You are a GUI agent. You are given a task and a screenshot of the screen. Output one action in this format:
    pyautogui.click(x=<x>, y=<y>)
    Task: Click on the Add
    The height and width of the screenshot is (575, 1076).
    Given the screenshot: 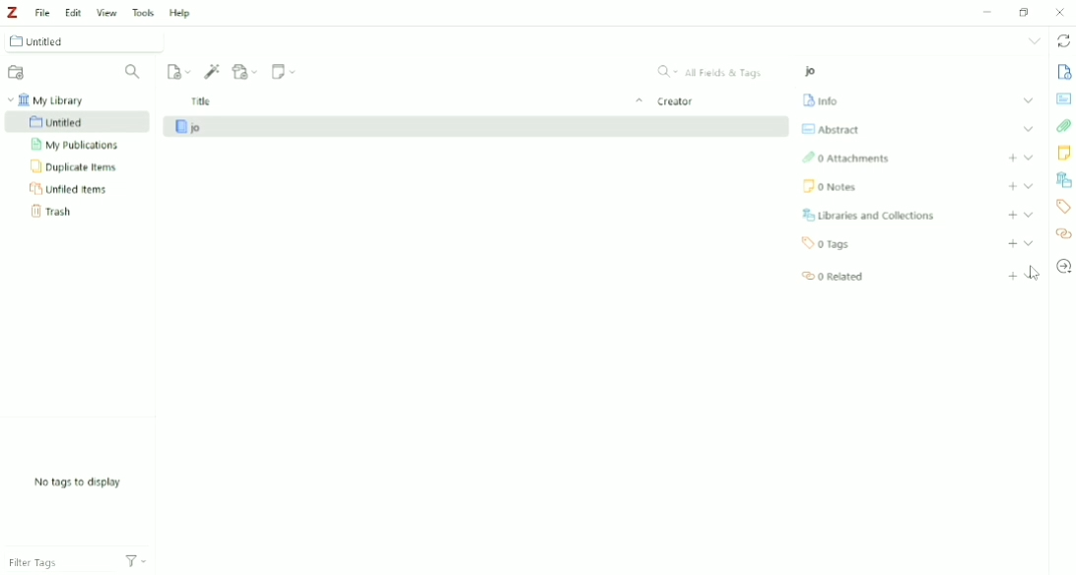 What is the action you would take?
    pyautogui.click(x=1012, y=275)
    